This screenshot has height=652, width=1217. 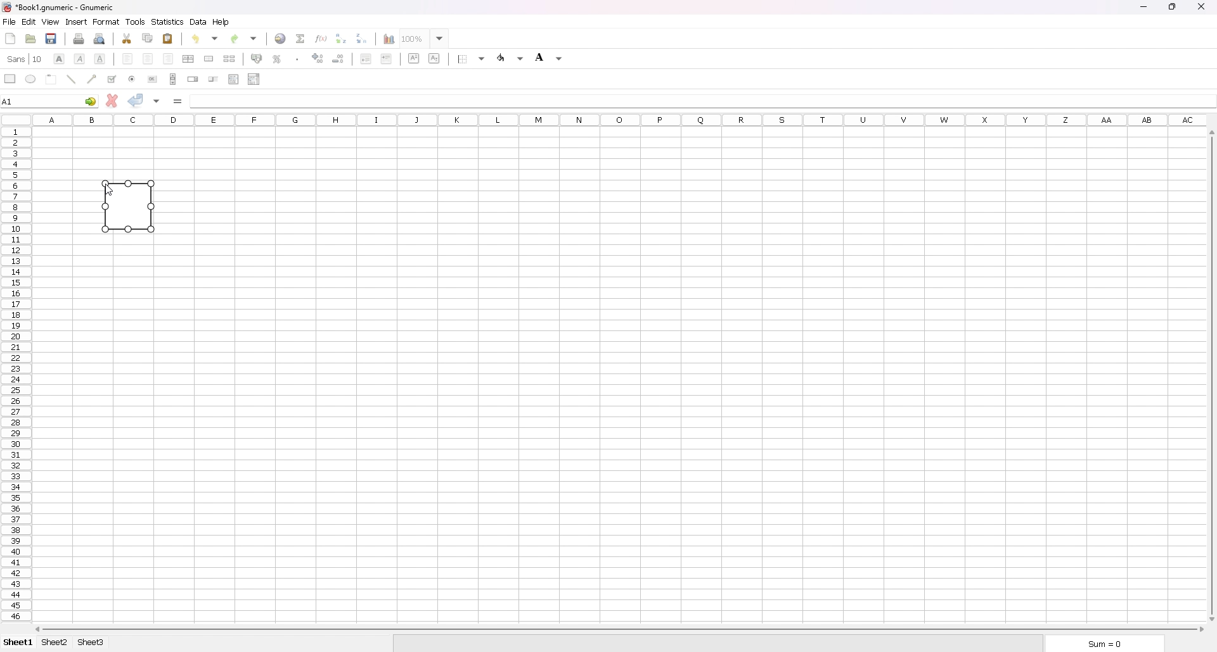 What do you see at coordinates (168, 59) in the screenshot?
I see `right align` at bounding box center [168, 59].